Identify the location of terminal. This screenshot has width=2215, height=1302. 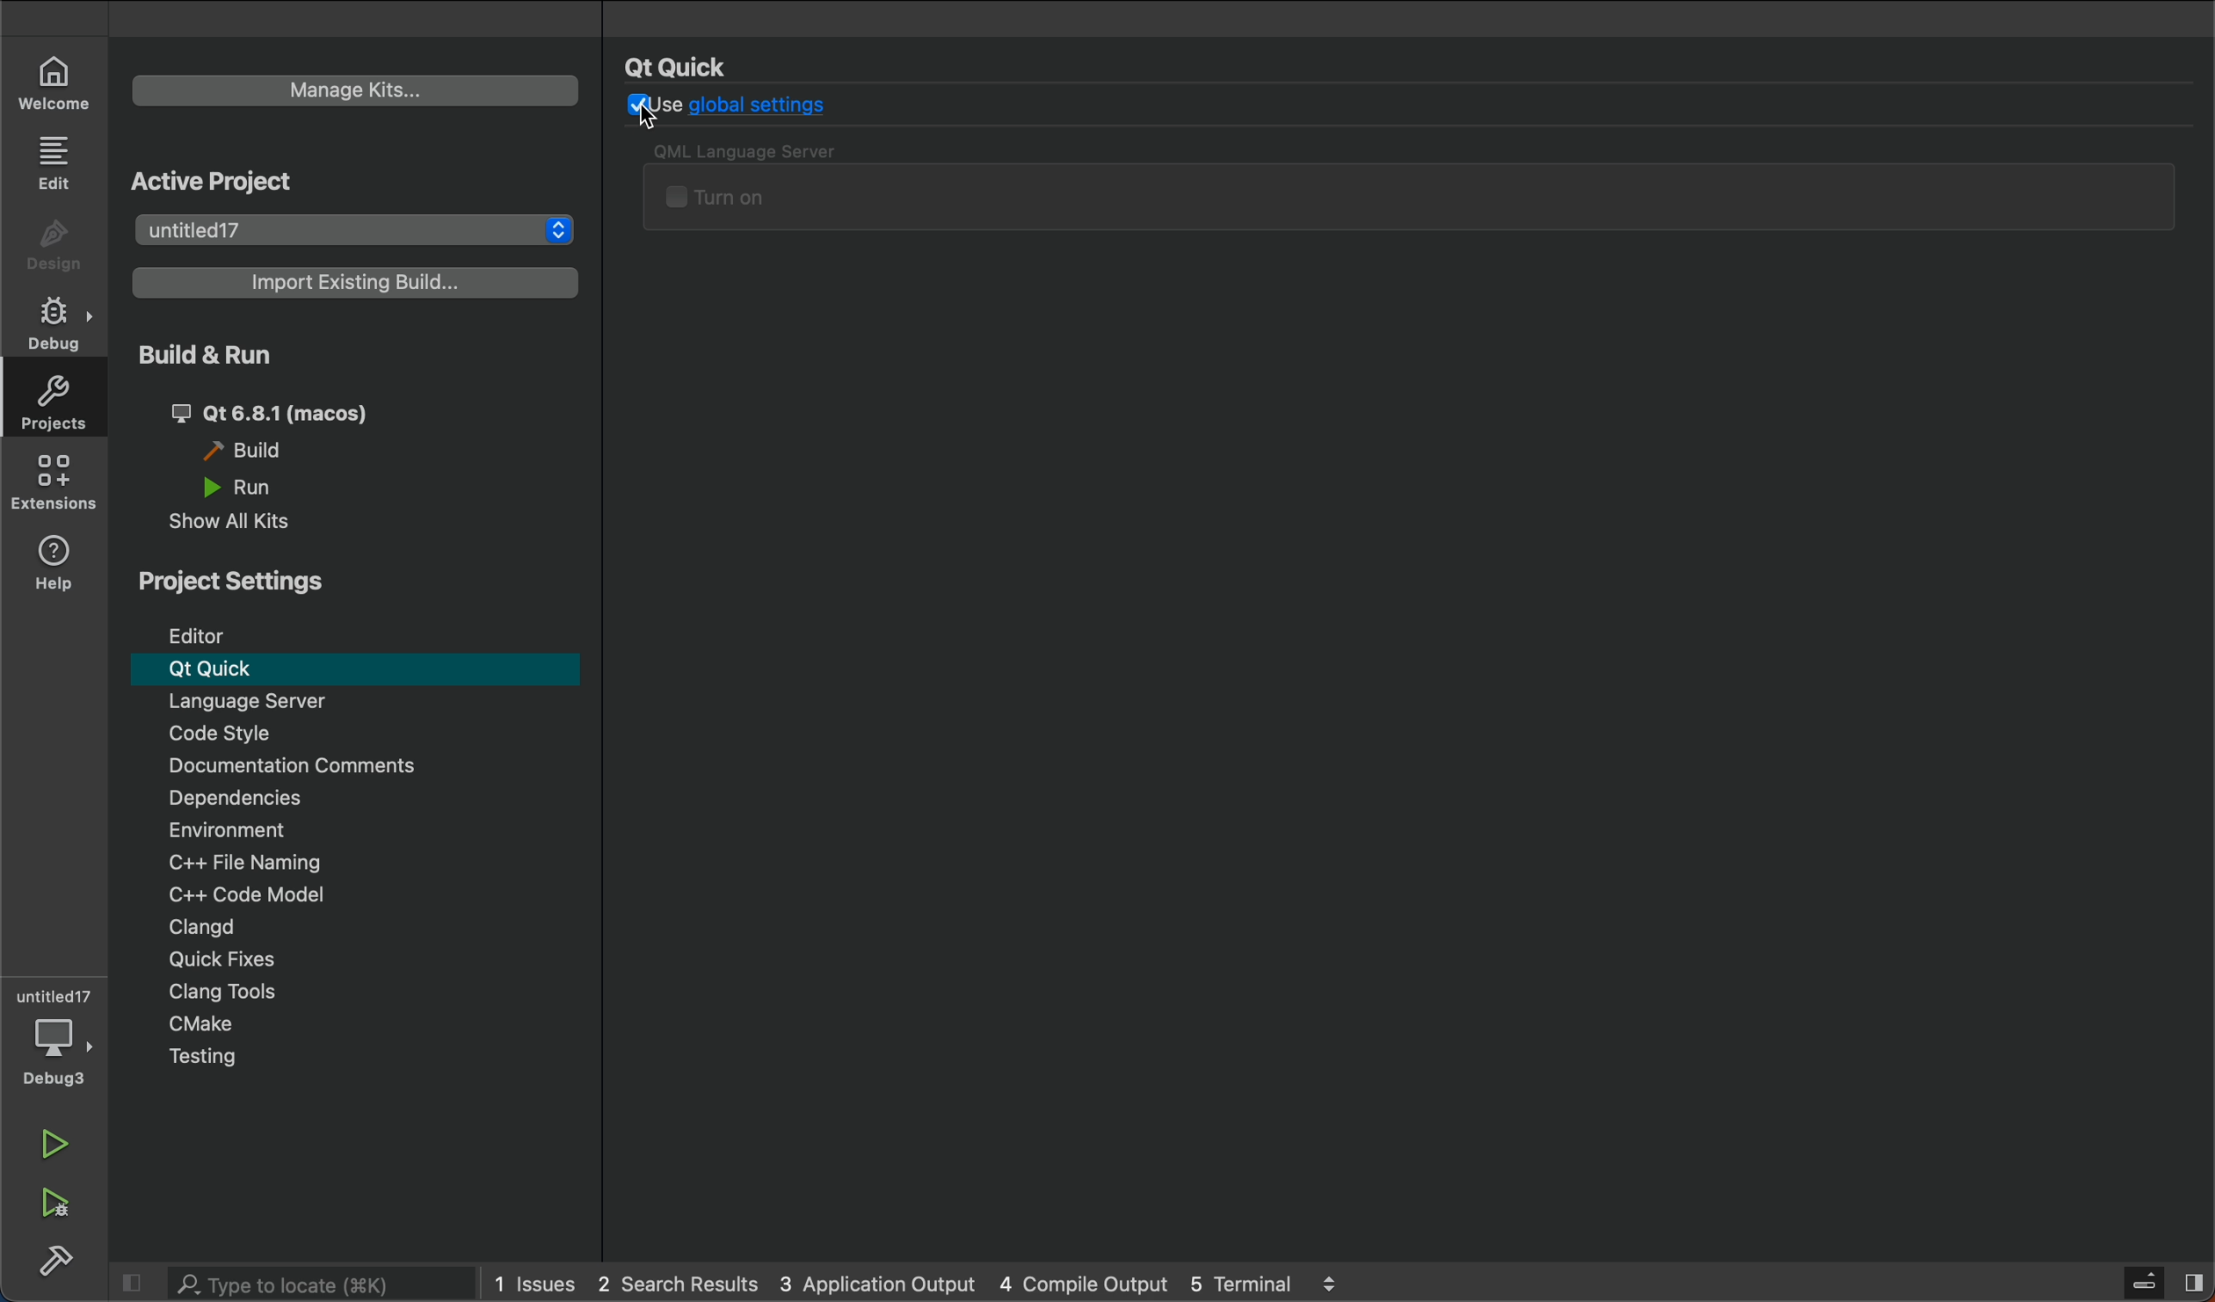
(1278, 1284).